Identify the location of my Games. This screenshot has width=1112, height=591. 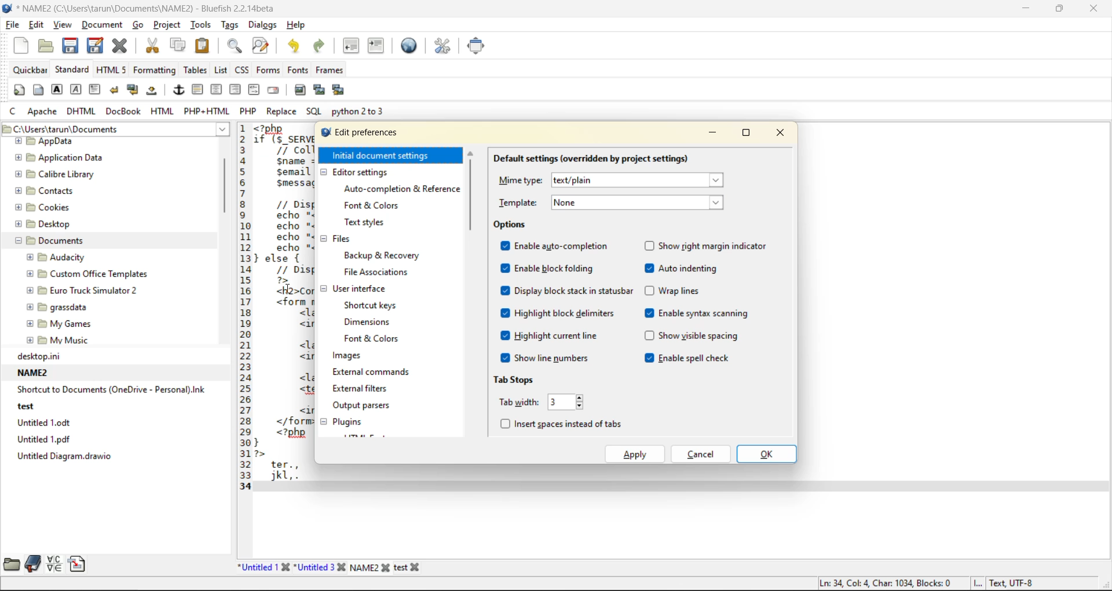
(60, 324).